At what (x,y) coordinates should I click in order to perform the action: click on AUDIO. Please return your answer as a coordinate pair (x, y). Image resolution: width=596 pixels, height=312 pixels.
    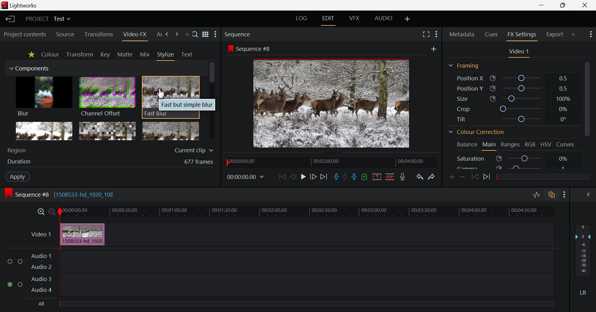
    Looking at the image, I should click on (383, 20).